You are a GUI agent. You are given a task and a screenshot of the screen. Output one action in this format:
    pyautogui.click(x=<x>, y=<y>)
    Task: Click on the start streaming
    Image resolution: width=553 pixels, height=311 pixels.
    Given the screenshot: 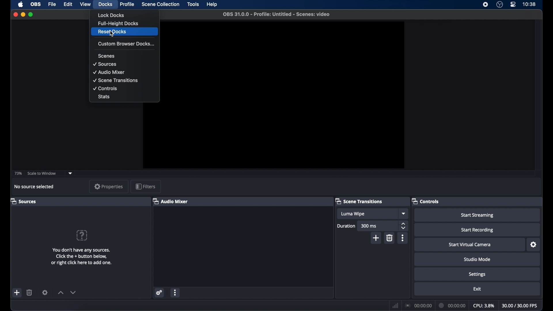 What is the action you would take?
    pyautogui.click(x=478, y=215)
    